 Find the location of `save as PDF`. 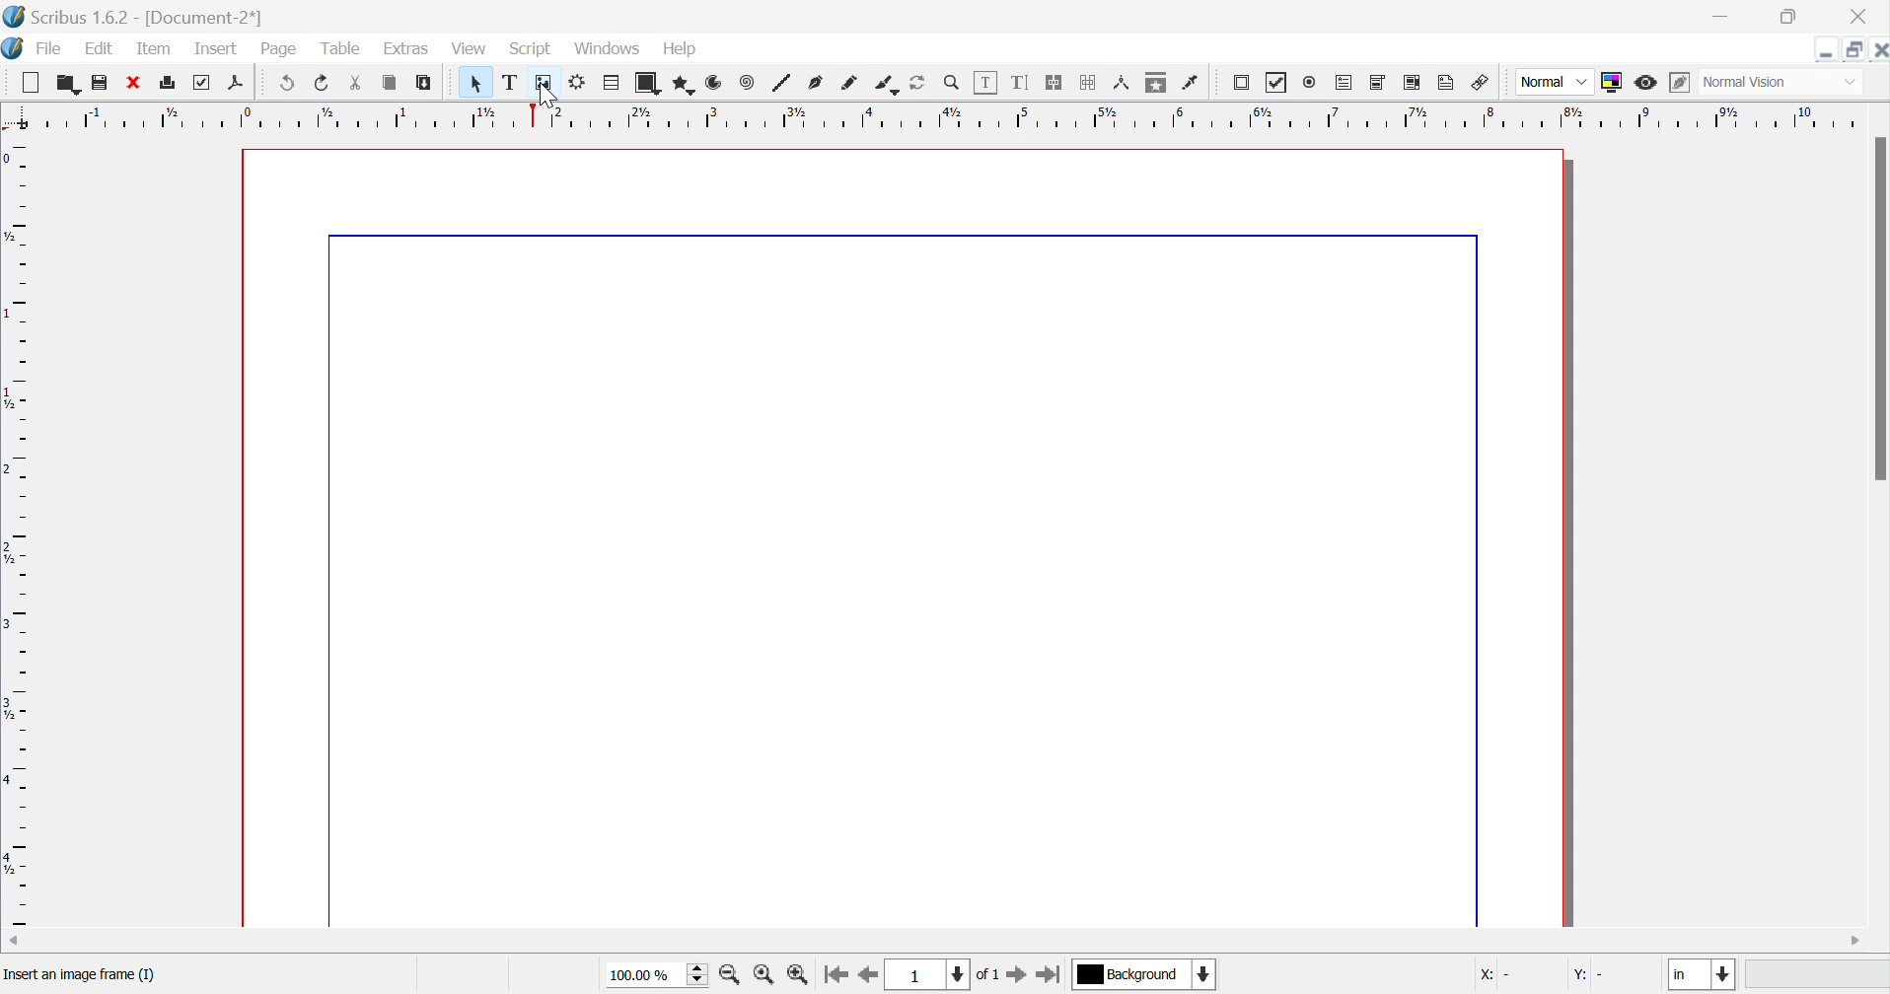

save as PDF is located at coordinates (235, 85).